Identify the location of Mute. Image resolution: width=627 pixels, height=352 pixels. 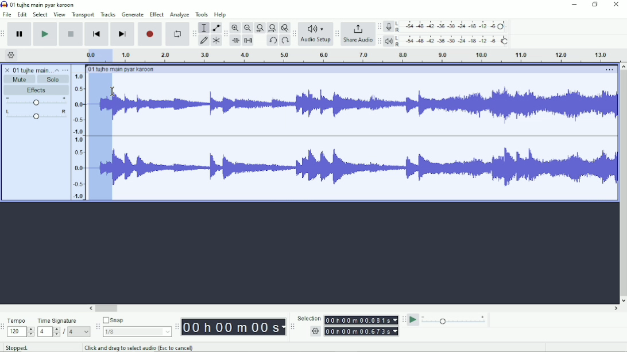
(20, 79).